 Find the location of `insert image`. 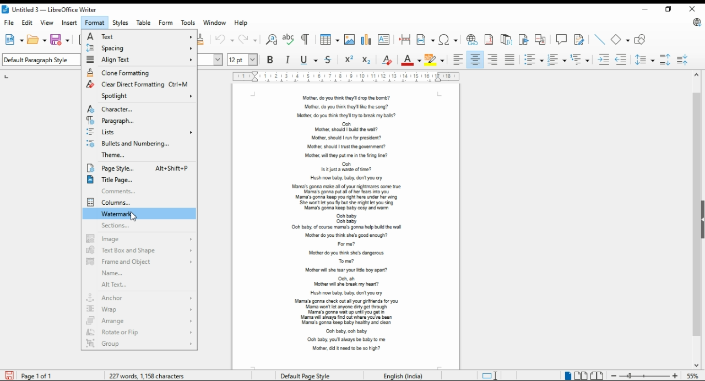

insert image is located at coordinates (350, 39).